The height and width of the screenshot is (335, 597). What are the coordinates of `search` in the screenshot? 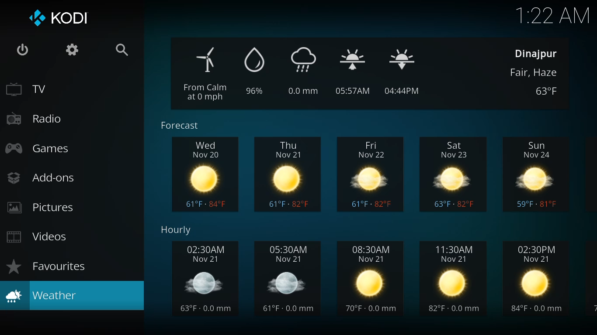 It's located at (122, 50).